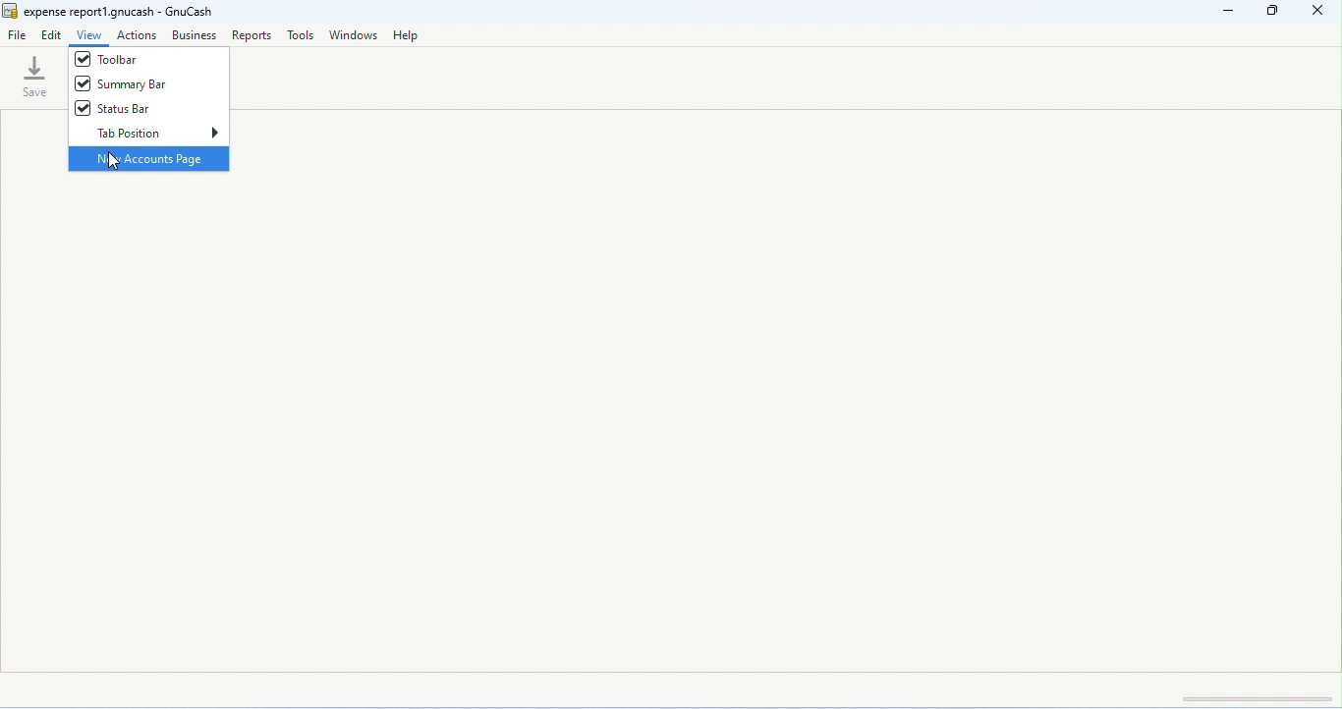 Image resolution: width=1342 pixels, height=709 pixels. Describe the element at coordinates (252, 35) in the screenshot. I see `reports` at that location.